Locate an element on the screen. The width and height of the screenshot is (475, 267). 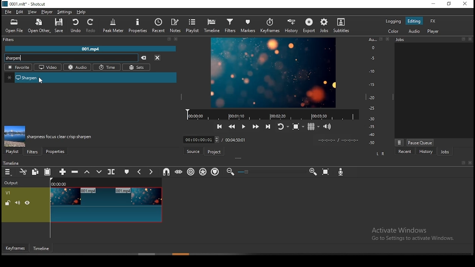
toggle player looping is located at coordinates (281, 125).